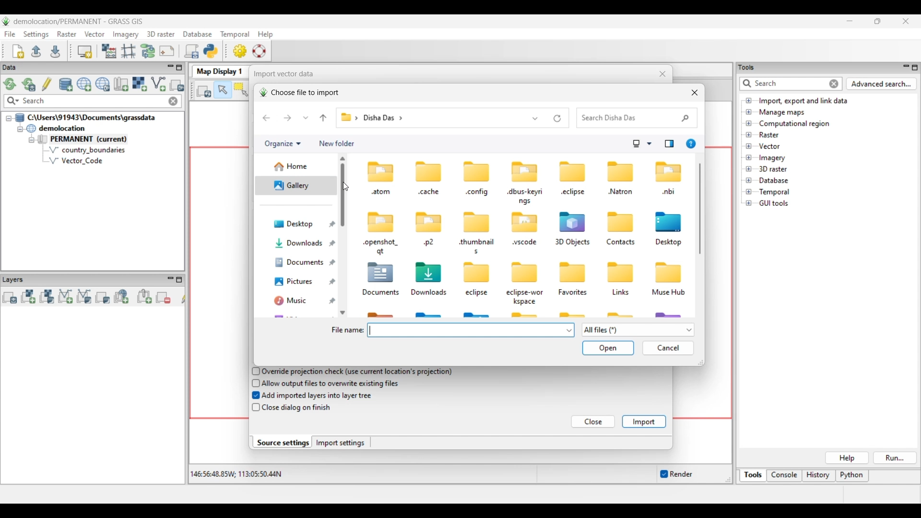 The width and height of the screenshot is (921, 518). I want to click on Search specific maps, so click(12, 101).